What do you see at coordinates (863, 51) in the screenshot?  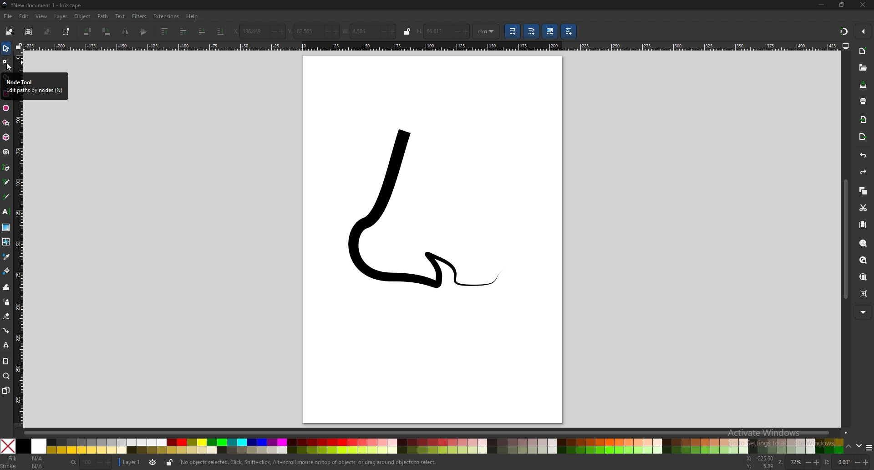 I see `new` at bounding box center [863, 51].